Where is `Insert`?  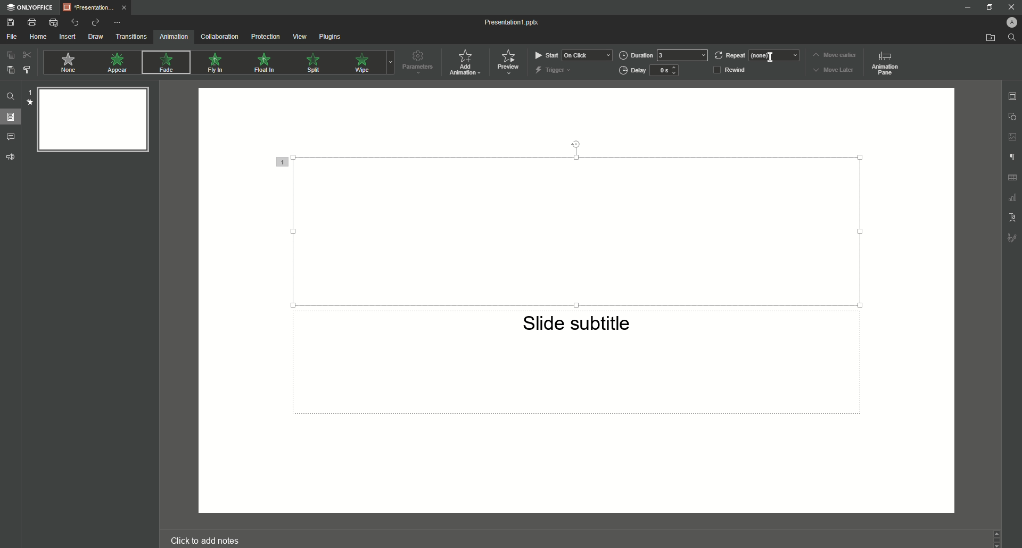
Insert is located at coordinates (68, 37).